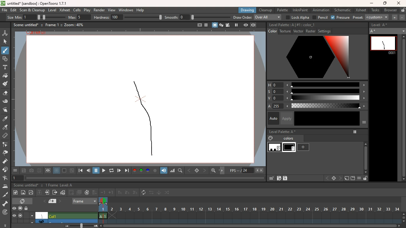 This screenshot has width=406, height=228. Describe the element at coordinates (223, 170) in the screenshot. I see `move` at that location.